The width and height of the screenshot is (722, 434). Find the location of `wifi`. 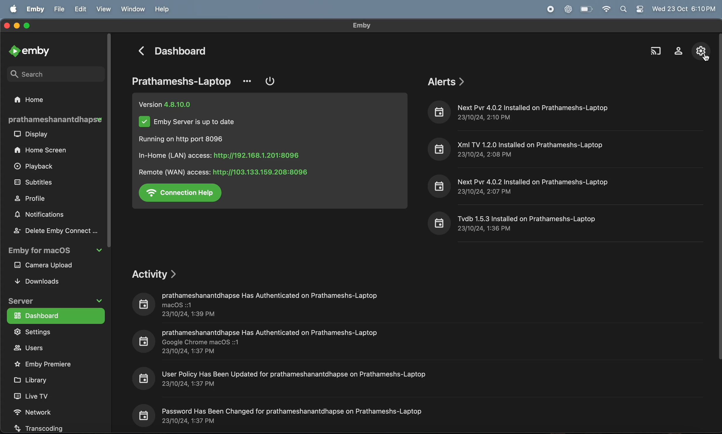

wifi is located at coordinates (606, 9).